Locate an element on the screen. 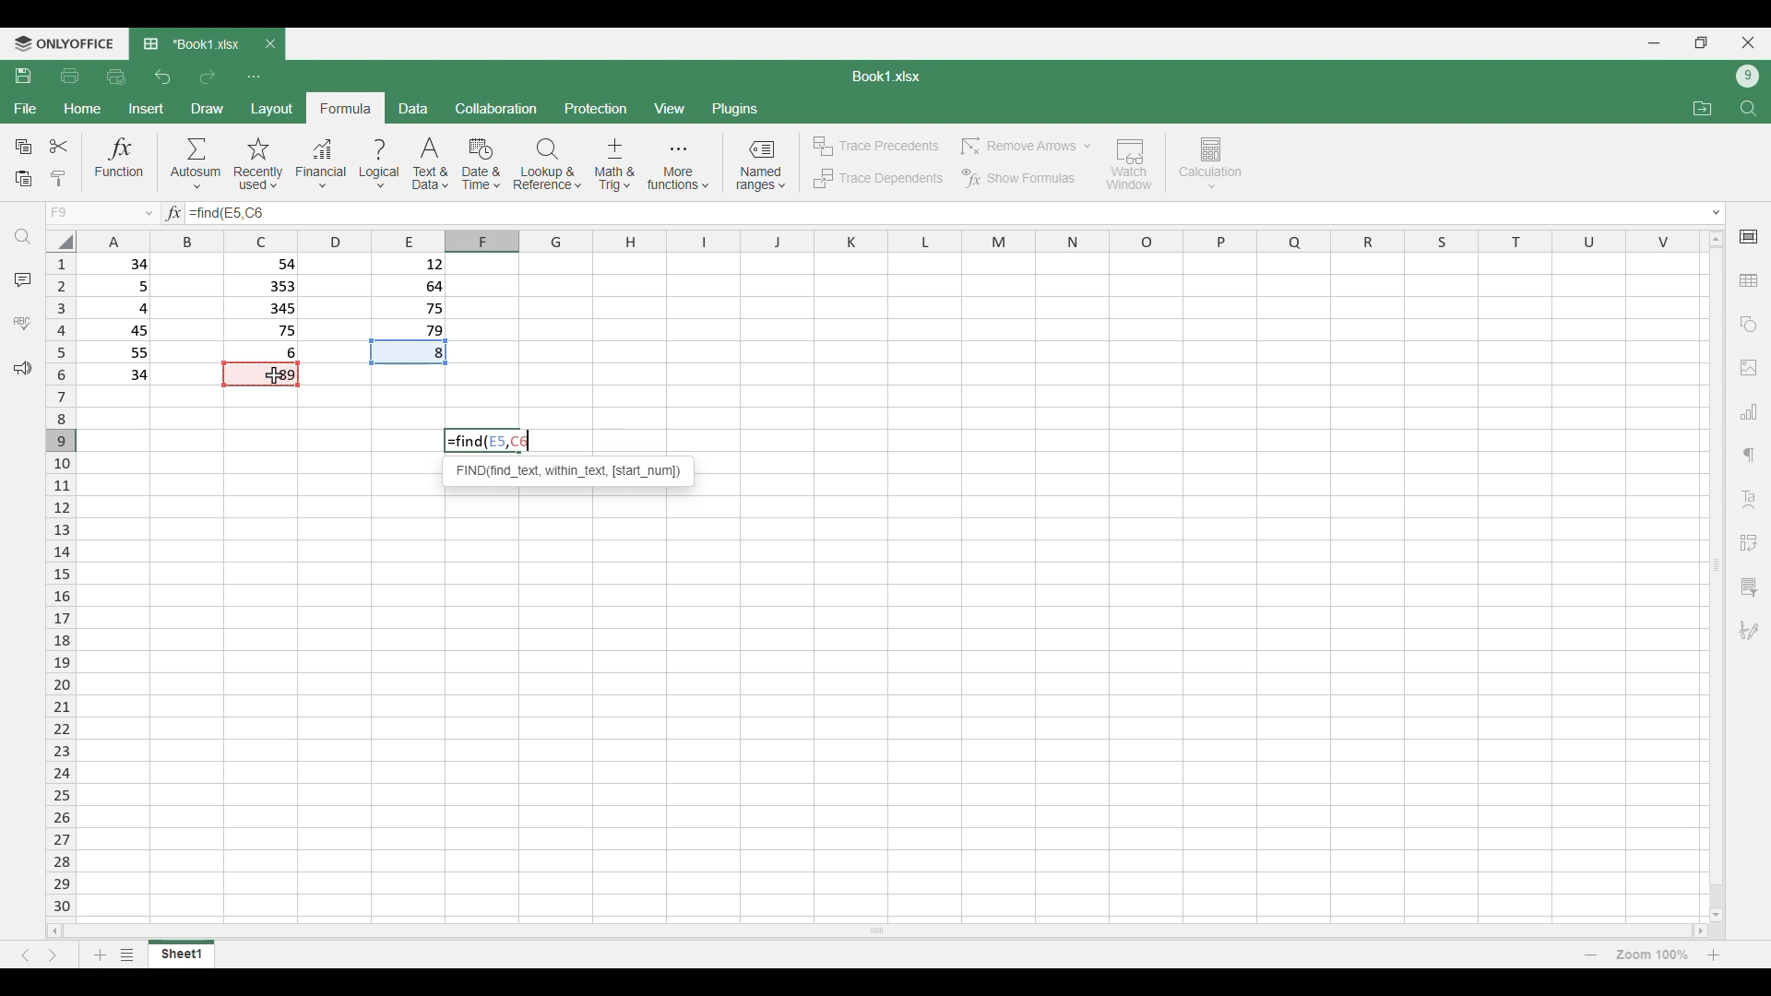  Minimize is located at coordinates (1654, 43).